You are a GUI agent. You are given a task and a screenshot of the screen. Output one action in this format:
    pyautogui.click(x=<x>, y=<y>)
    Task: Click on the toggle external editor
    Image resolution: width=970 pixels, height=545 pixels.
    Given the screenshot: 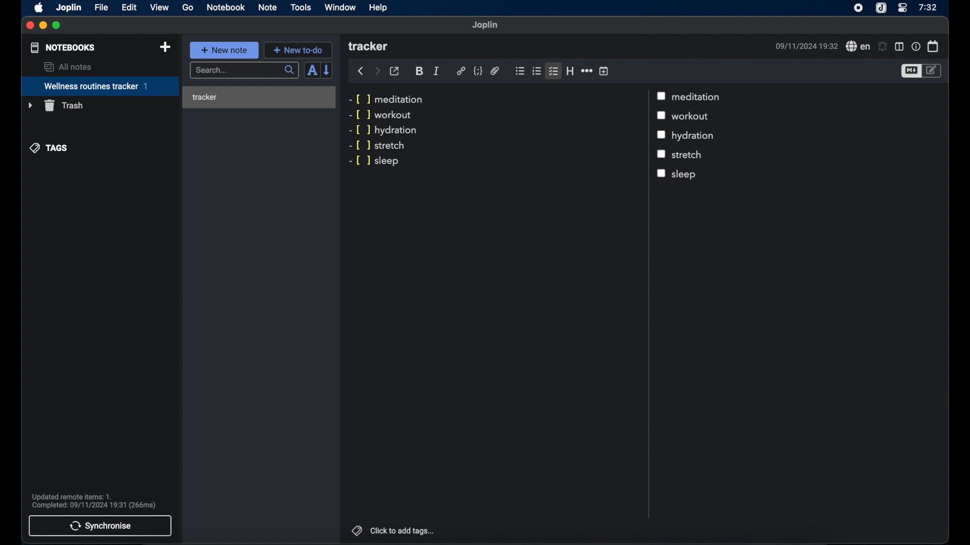 What is the action you would take?
    pyautogui.click(x=395, y=71)
    